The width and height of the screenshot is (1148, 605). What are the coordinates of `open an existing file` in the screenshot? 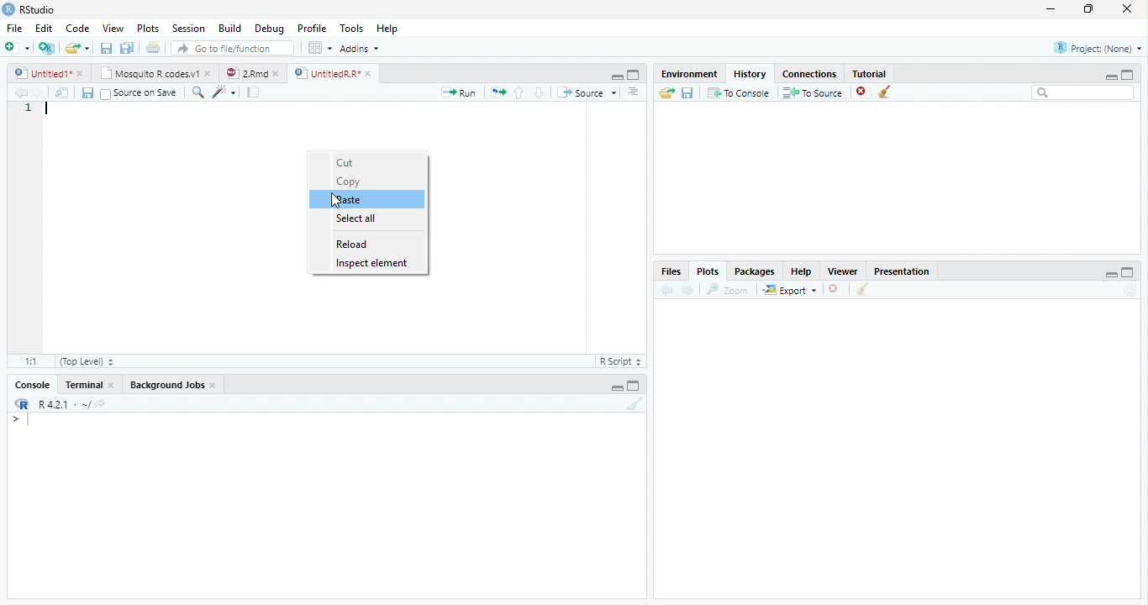 It's located at (76, 48).